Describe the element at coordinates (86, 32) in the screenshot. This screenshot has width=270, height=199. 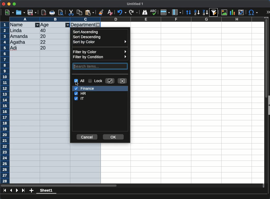
I see `ascending` at that location.